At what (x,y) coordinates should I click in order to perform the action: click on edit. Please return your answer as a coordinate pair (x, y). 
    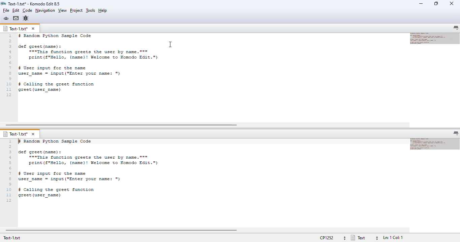
    Looking at the image, I should click on (16, 10).